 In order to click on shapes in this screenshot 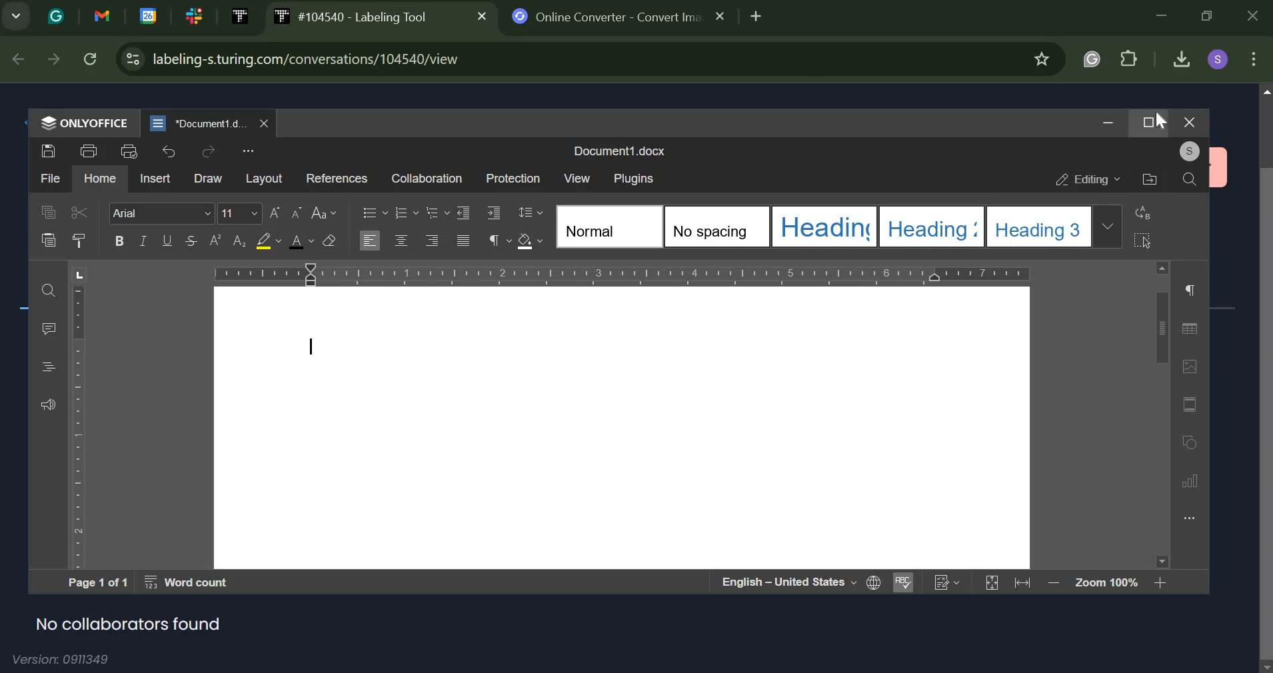, I will do `click(1191, 441)`.